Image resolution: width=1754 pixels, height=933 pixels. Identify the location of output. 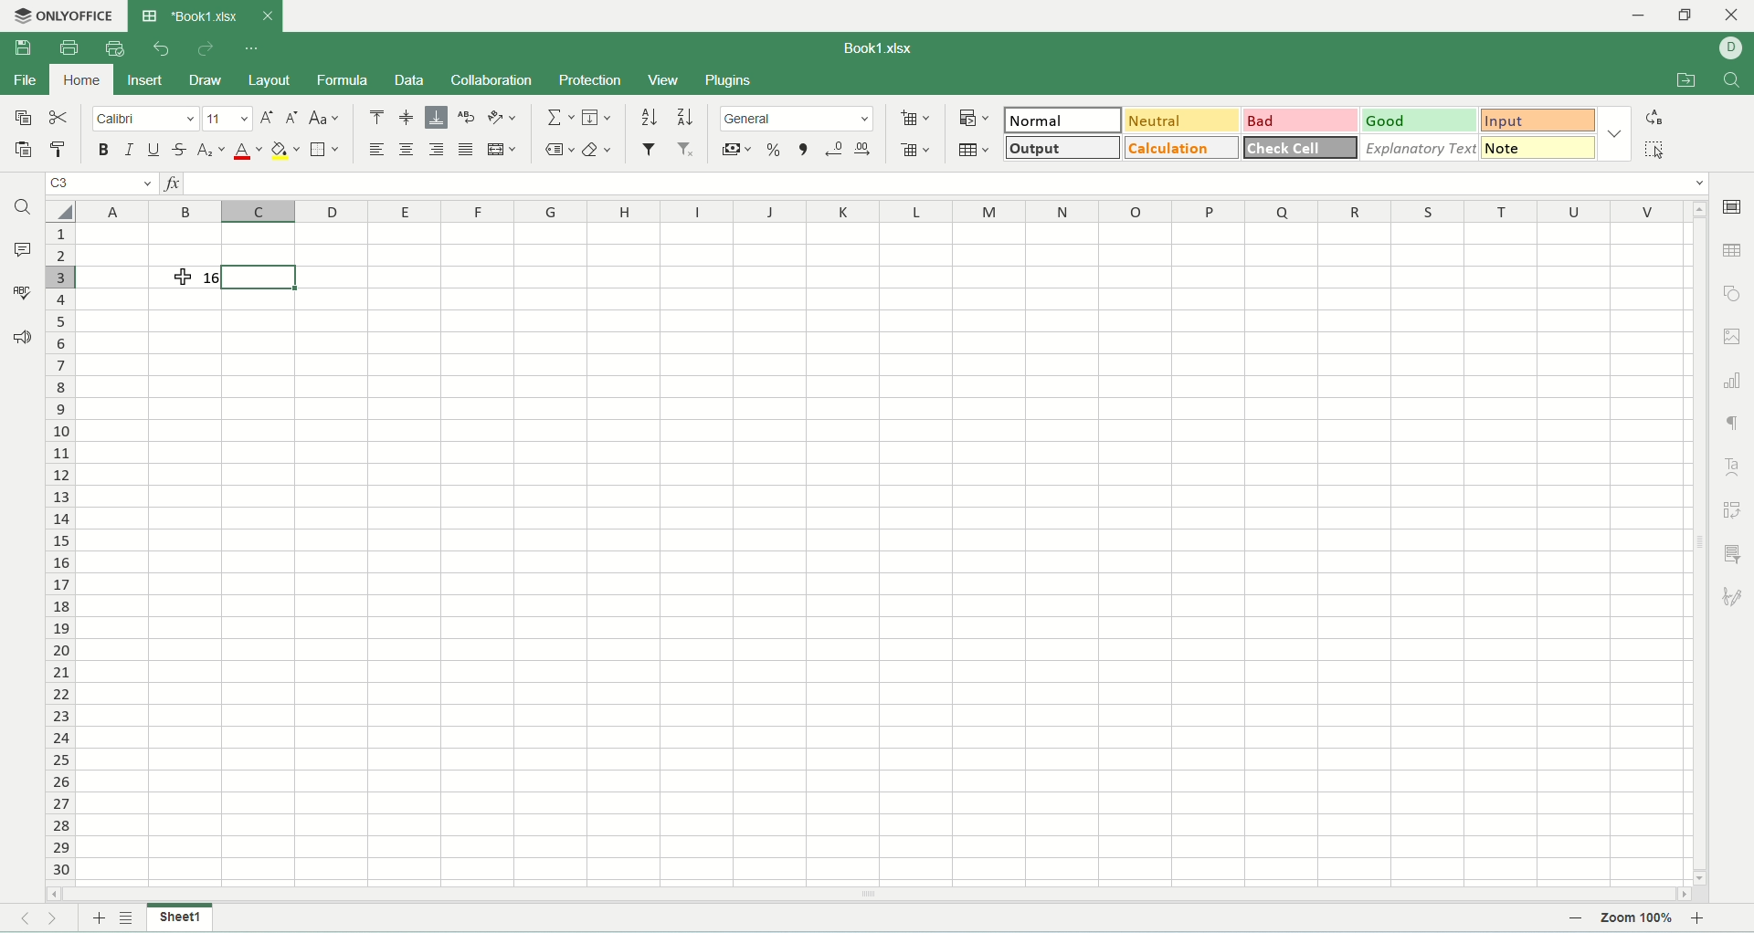
(1062, 148).